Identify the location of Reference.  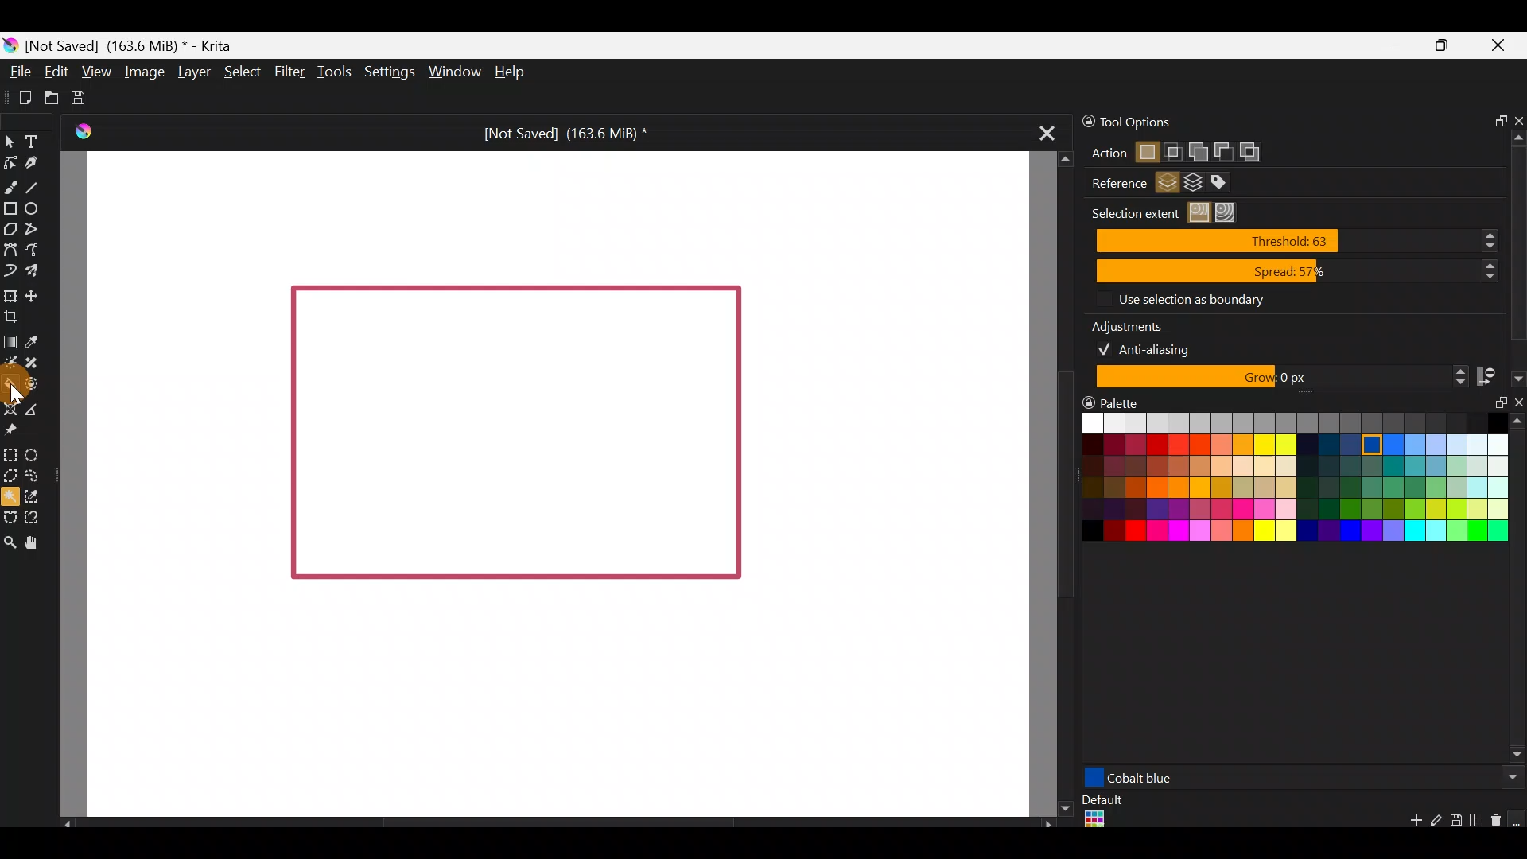
(1113, 184).